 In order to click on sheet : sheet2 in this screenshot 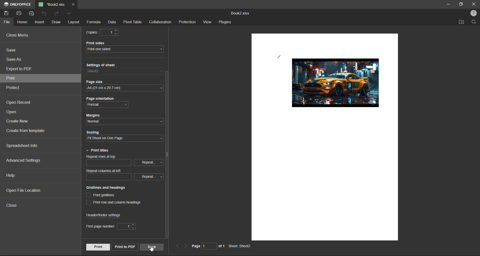, I will do `click(241, 246)`.